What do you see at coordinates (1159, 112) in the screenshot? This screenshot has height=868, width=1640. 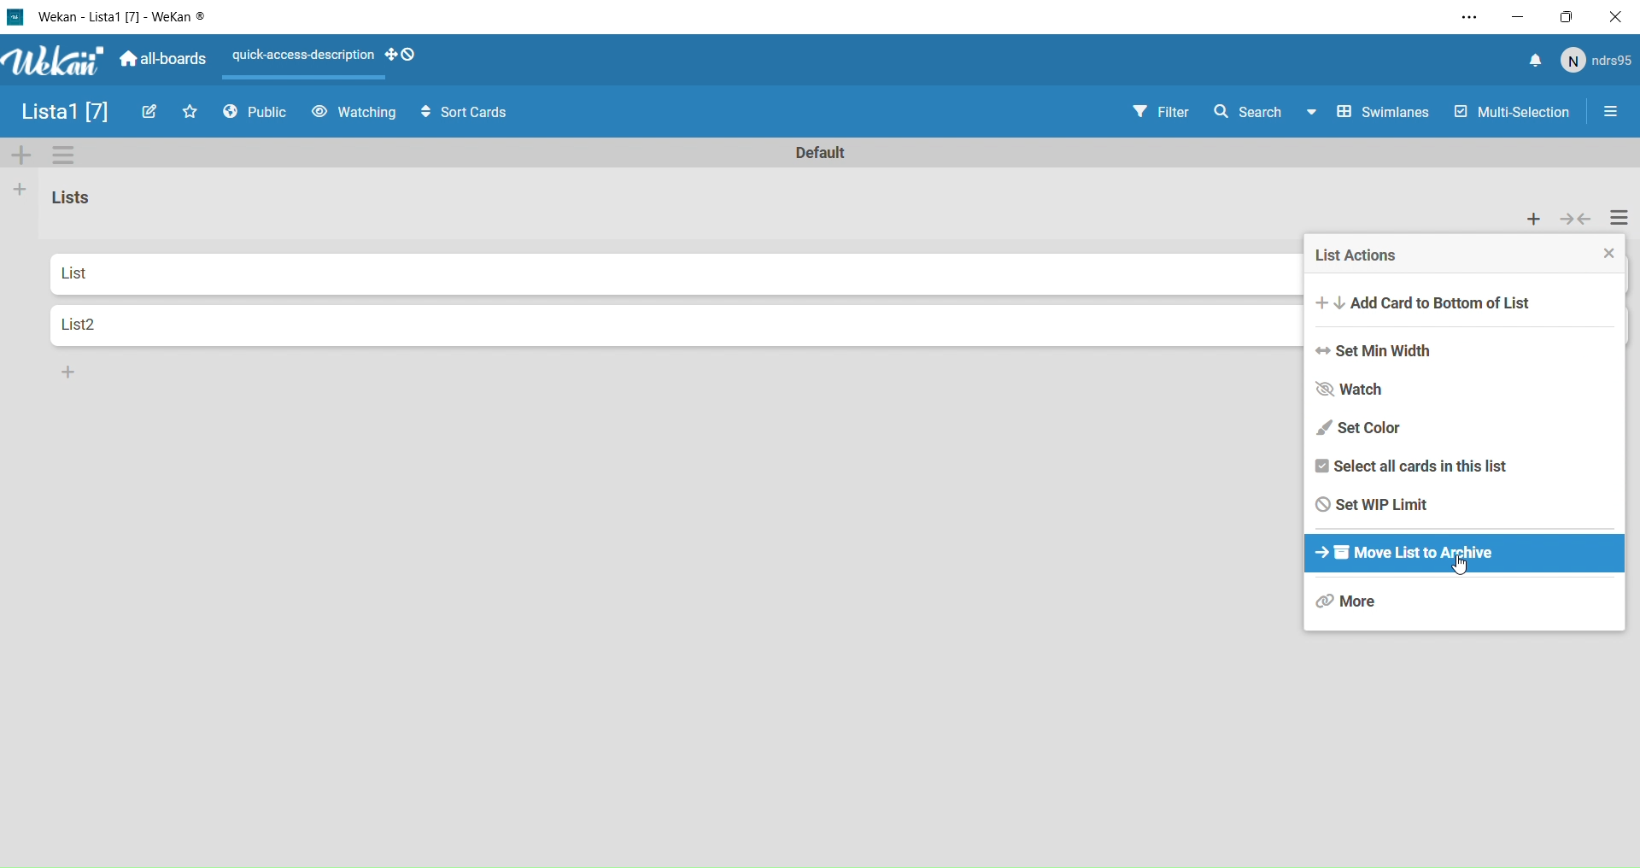 I see `Filter` at bounding box center [1159, 112].